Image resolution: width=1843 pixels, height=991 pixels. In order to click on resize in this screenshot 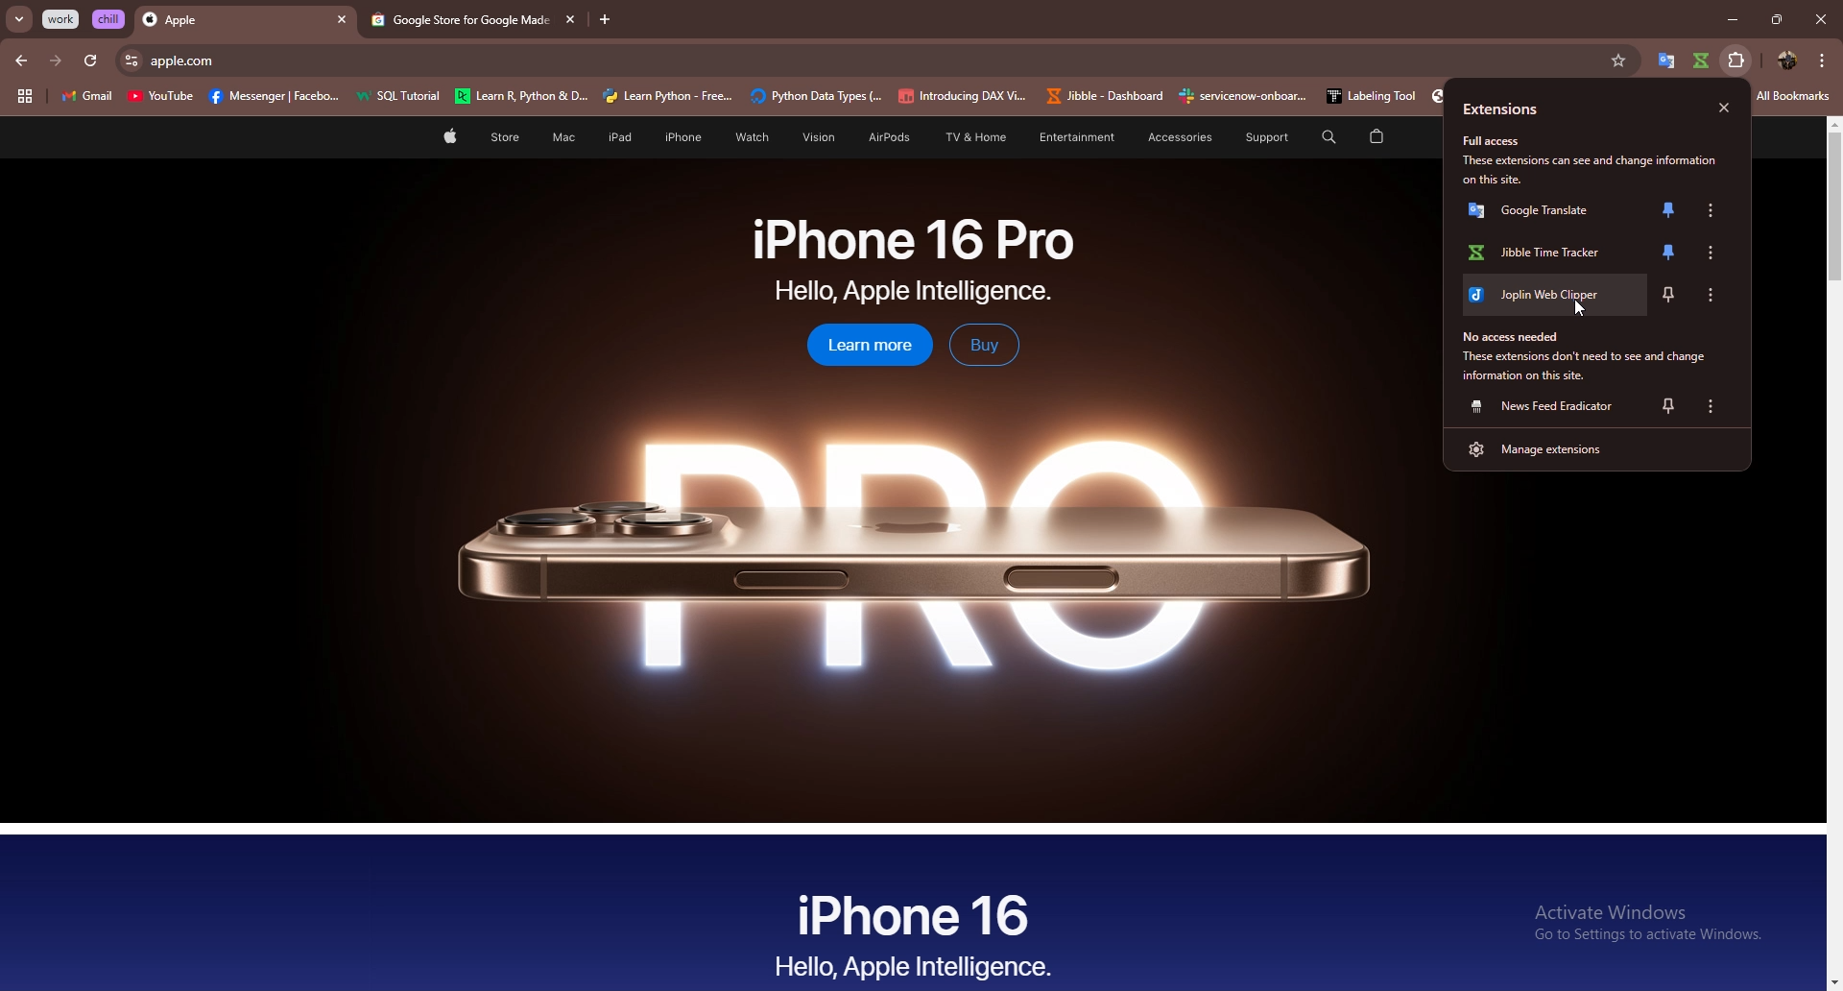, I will do `click(1776, 19)`.